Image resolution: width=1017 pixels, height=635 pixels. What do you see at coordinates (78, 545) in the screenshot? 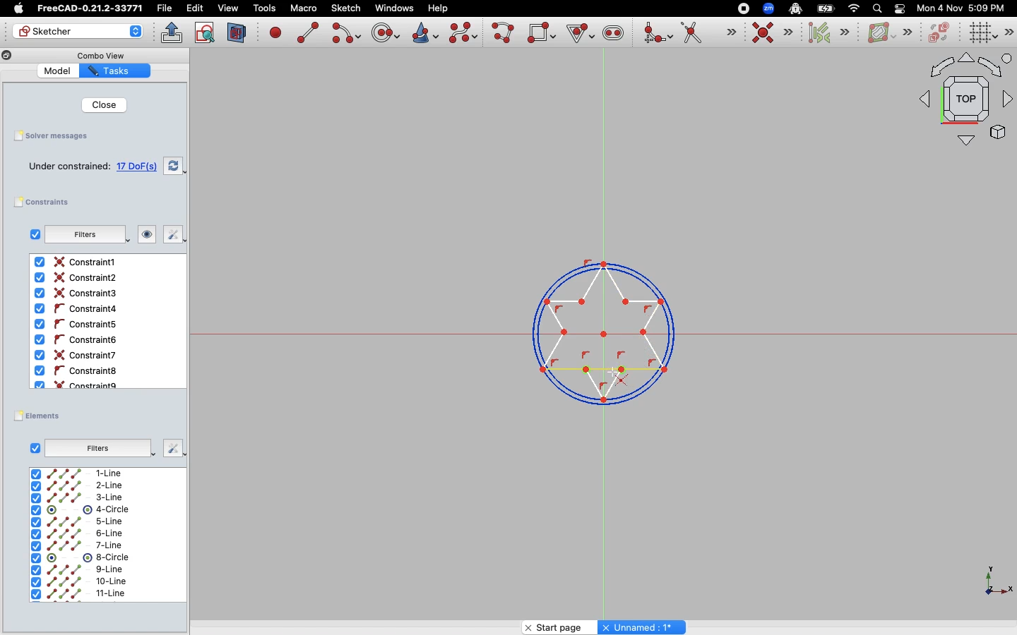
I see `7-line` at bounding box center [78, 545].